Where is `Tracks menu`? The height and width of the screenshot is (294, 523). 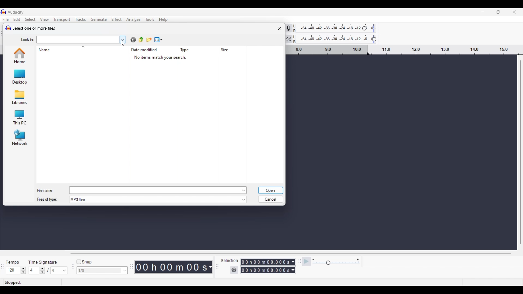 Tracks menu is located at coordinates (81, 19).